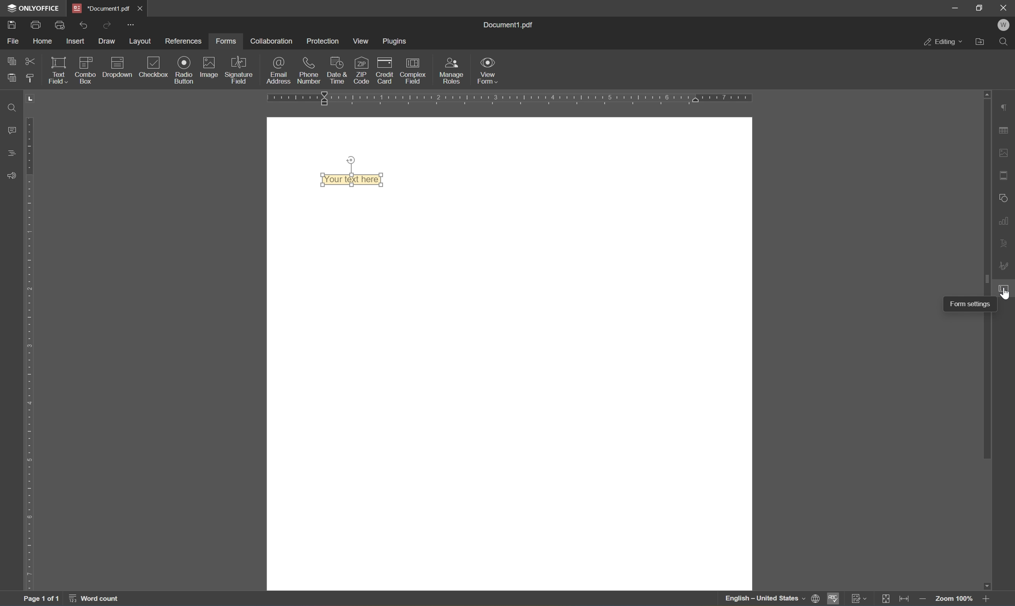  Describe the element at coordinates (132, 25) in the screenshot. I see `more` at that location.